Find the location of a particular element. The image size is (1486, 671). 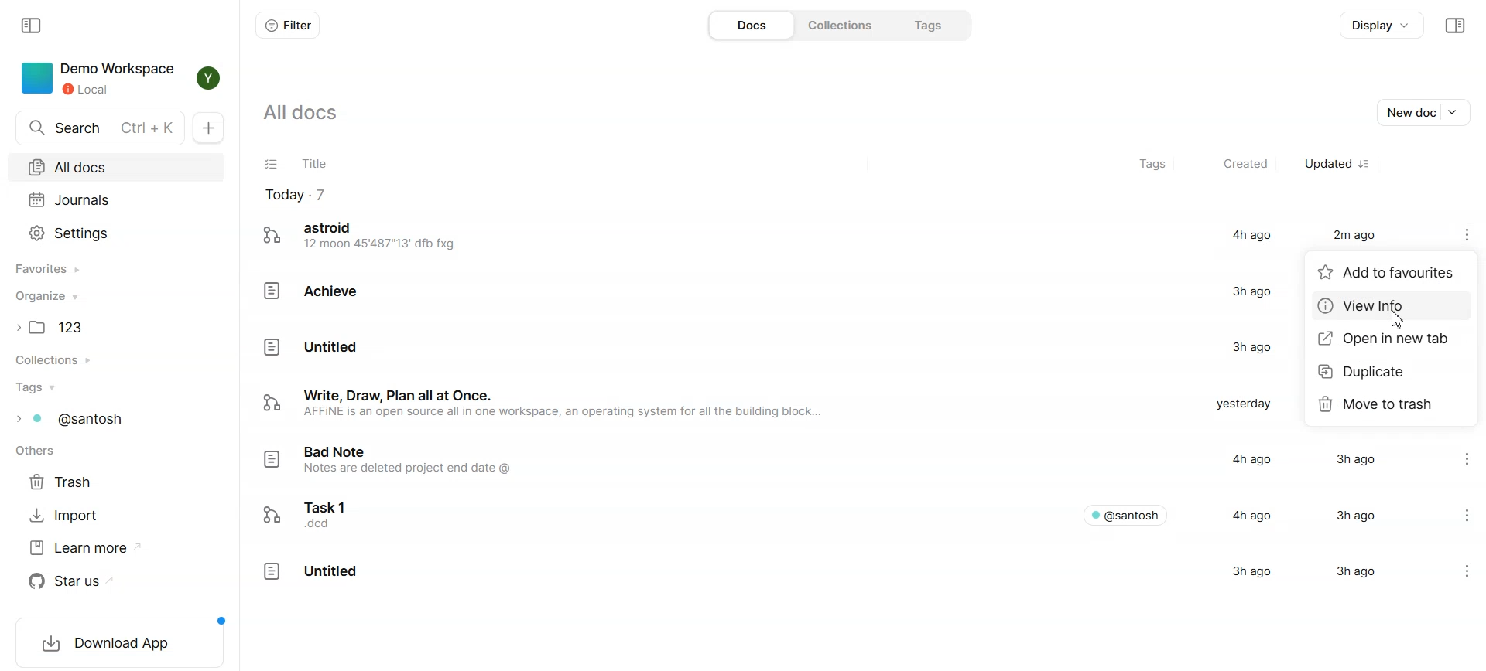

View Info is located at coordinates (1390, 305).